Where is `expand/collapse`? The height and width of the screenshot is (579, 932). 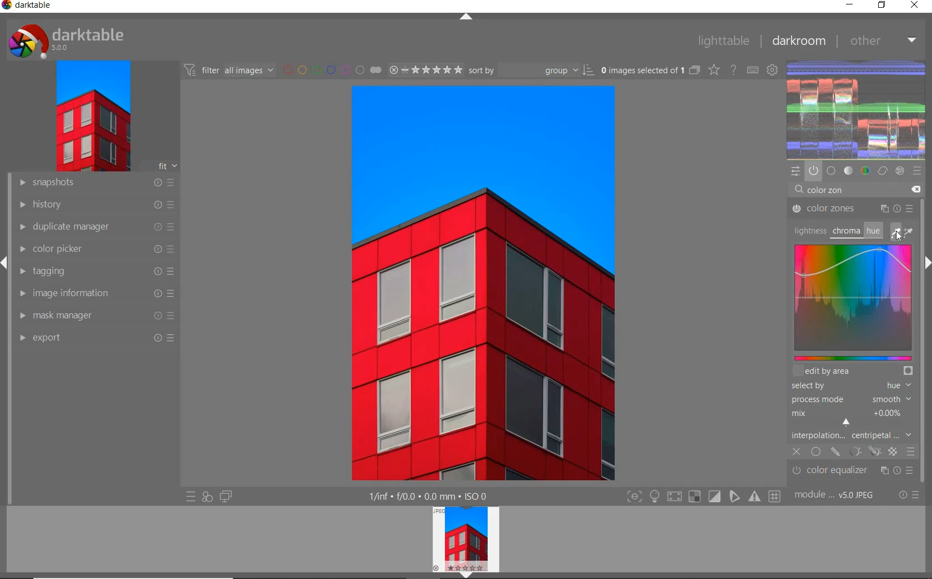 expand/collapse is located at coordinates (467, 17).